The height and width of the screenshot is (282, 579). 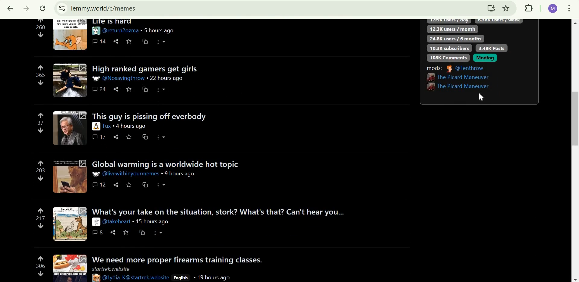 I want to click on expand here, so click(x=69, y=128).